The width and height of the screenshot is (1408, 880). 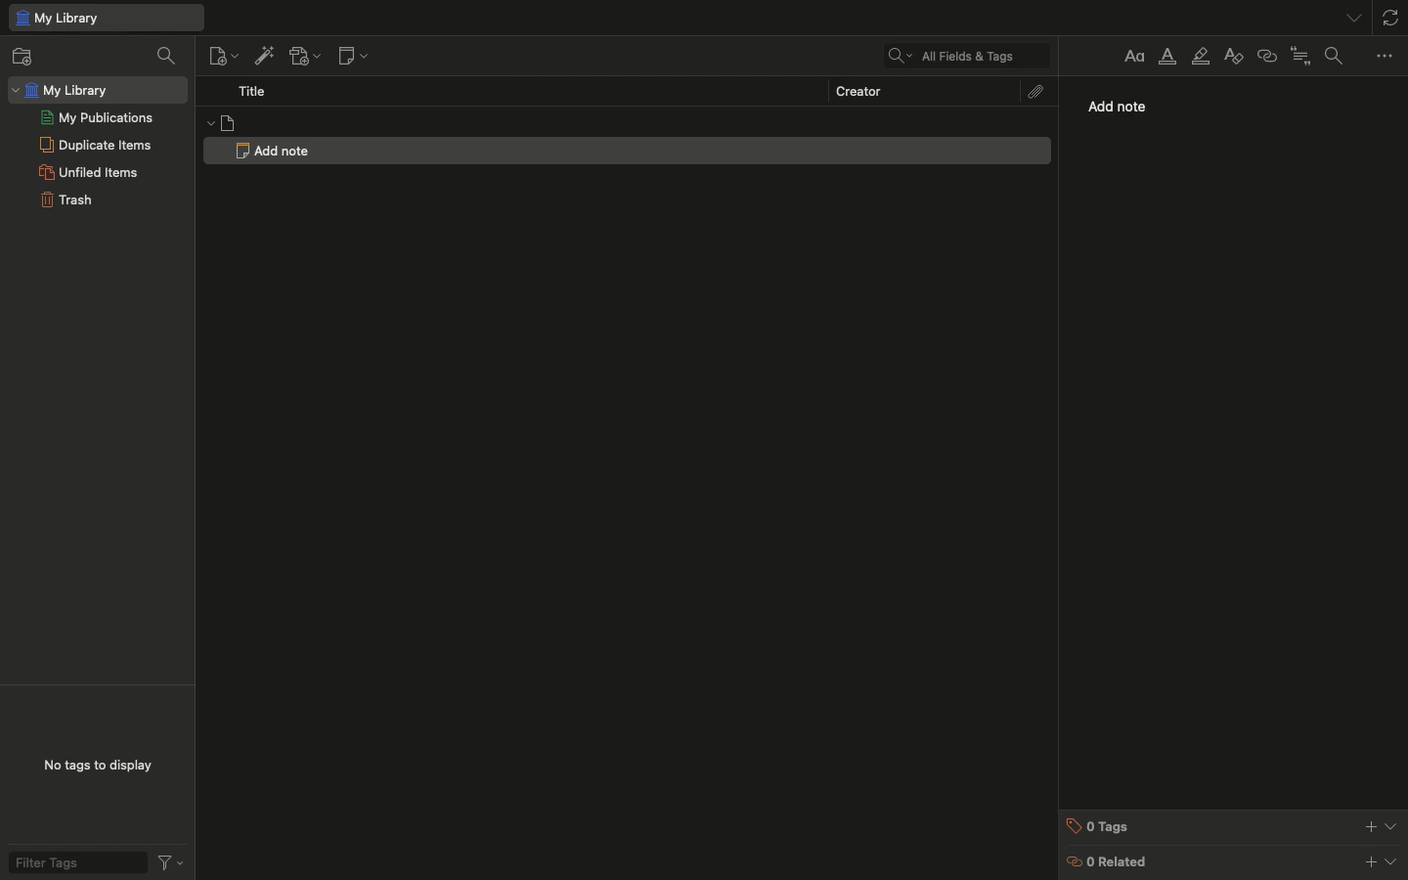 I want to click on More, so click(x=1386, y=57).